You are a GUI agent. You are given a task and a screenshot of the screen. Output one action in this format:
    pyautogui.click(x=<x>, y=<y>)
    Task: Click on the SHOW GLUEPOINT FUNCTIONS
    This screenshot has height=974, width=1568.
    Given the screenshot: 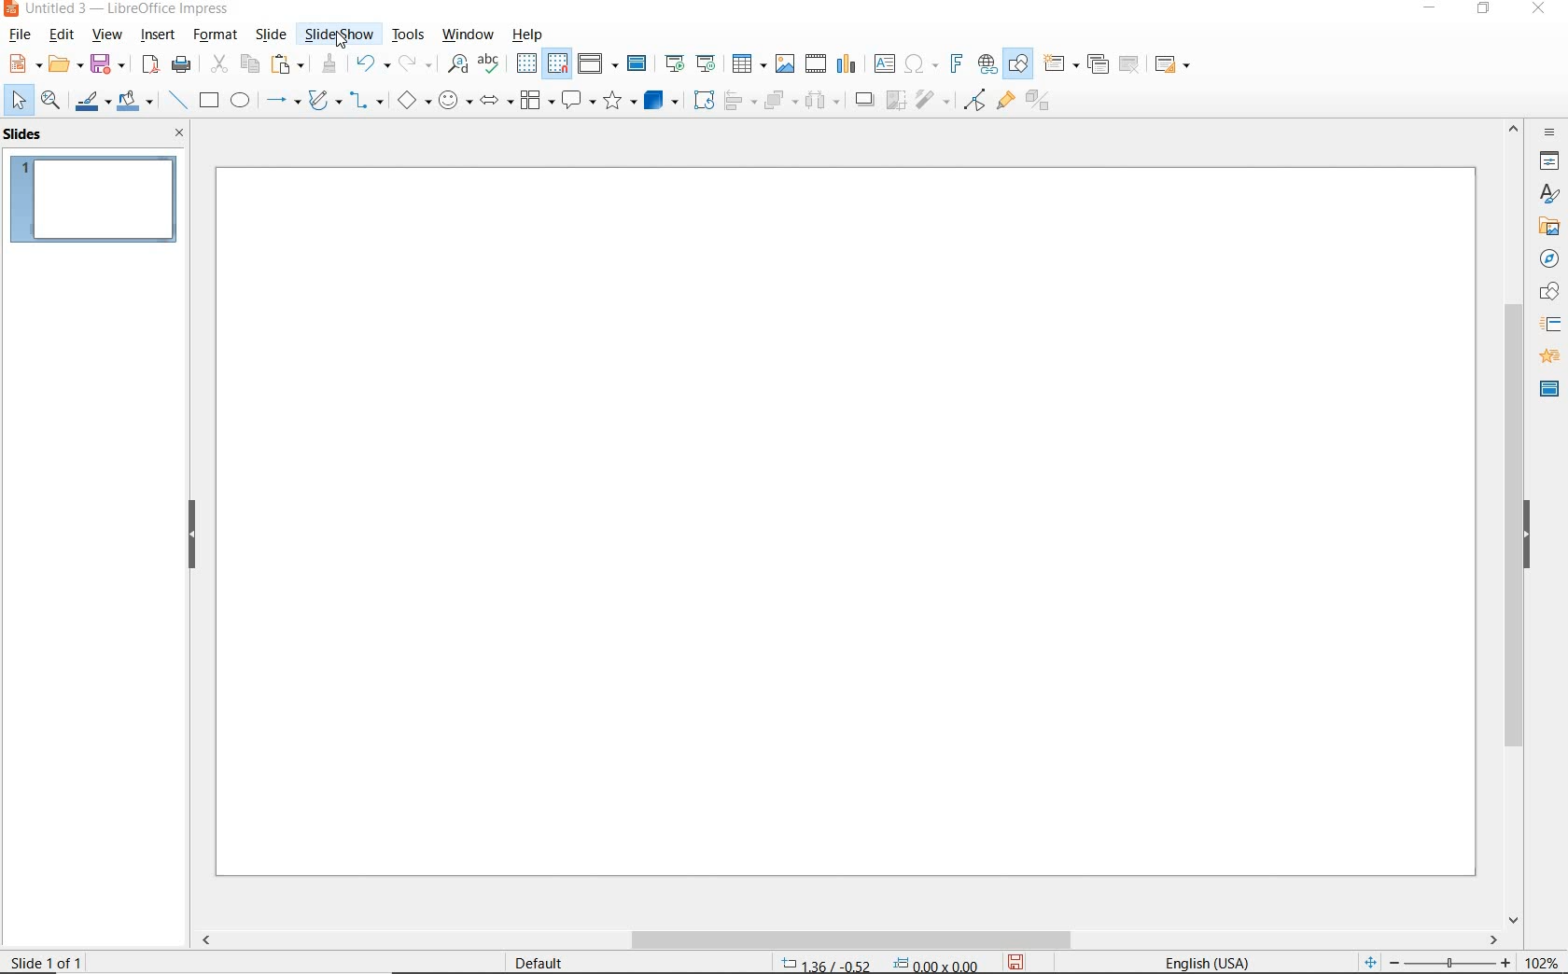 What is the action you would take?
    pyautogui.click(x=1006, y=101)
    